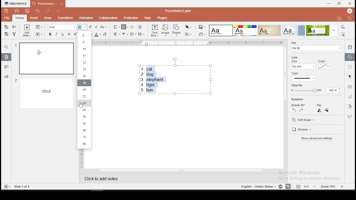 This screenshot has height=200, width=356. I want to click on change slide layout, so click(39, 27).